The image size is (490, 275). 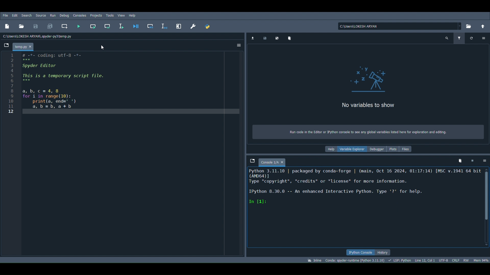 I want to click on PYTHONPATH manager, so click(x=208, y=27).